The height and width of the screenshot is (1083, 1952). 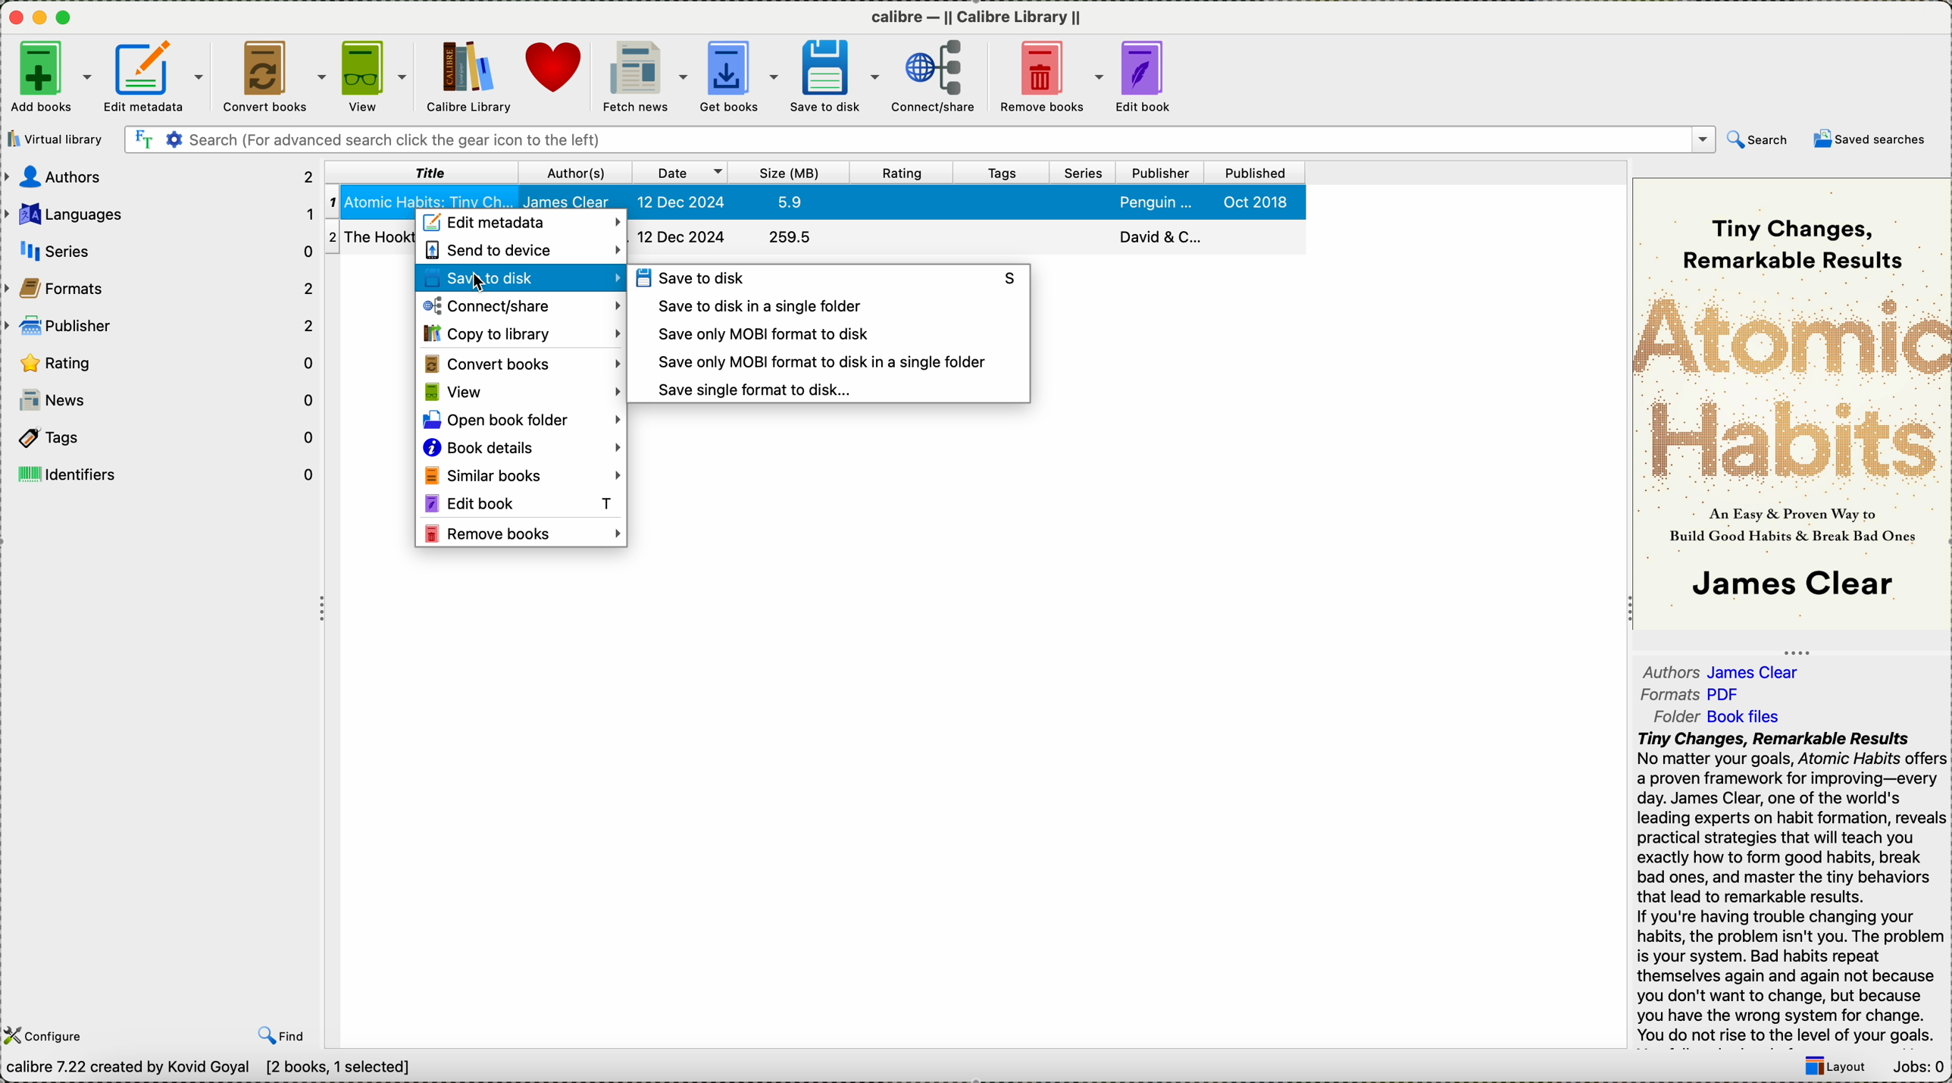 What do you see at coordinates (373, 75) in the screenshot?
I see `view` at bounding box center [373, 75].